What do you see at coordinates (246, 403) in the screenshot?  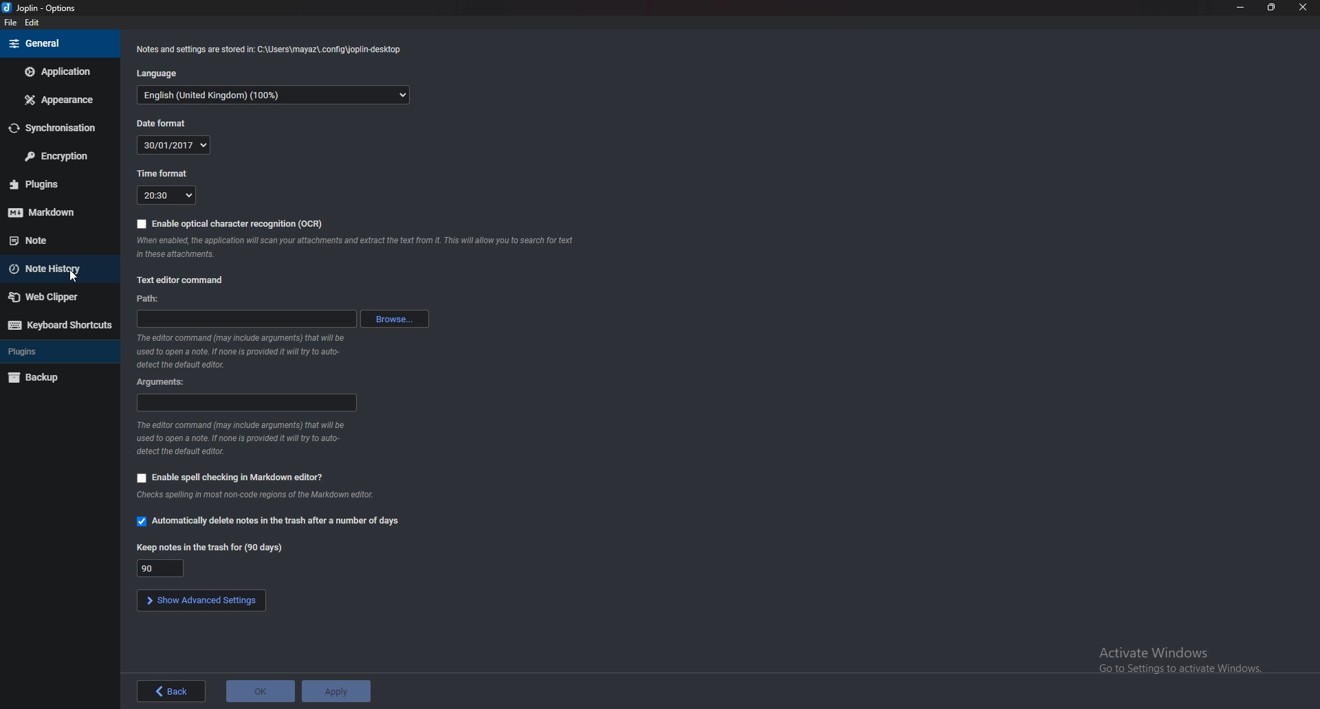 I see `Arguments` at bounding box center [246, 403].